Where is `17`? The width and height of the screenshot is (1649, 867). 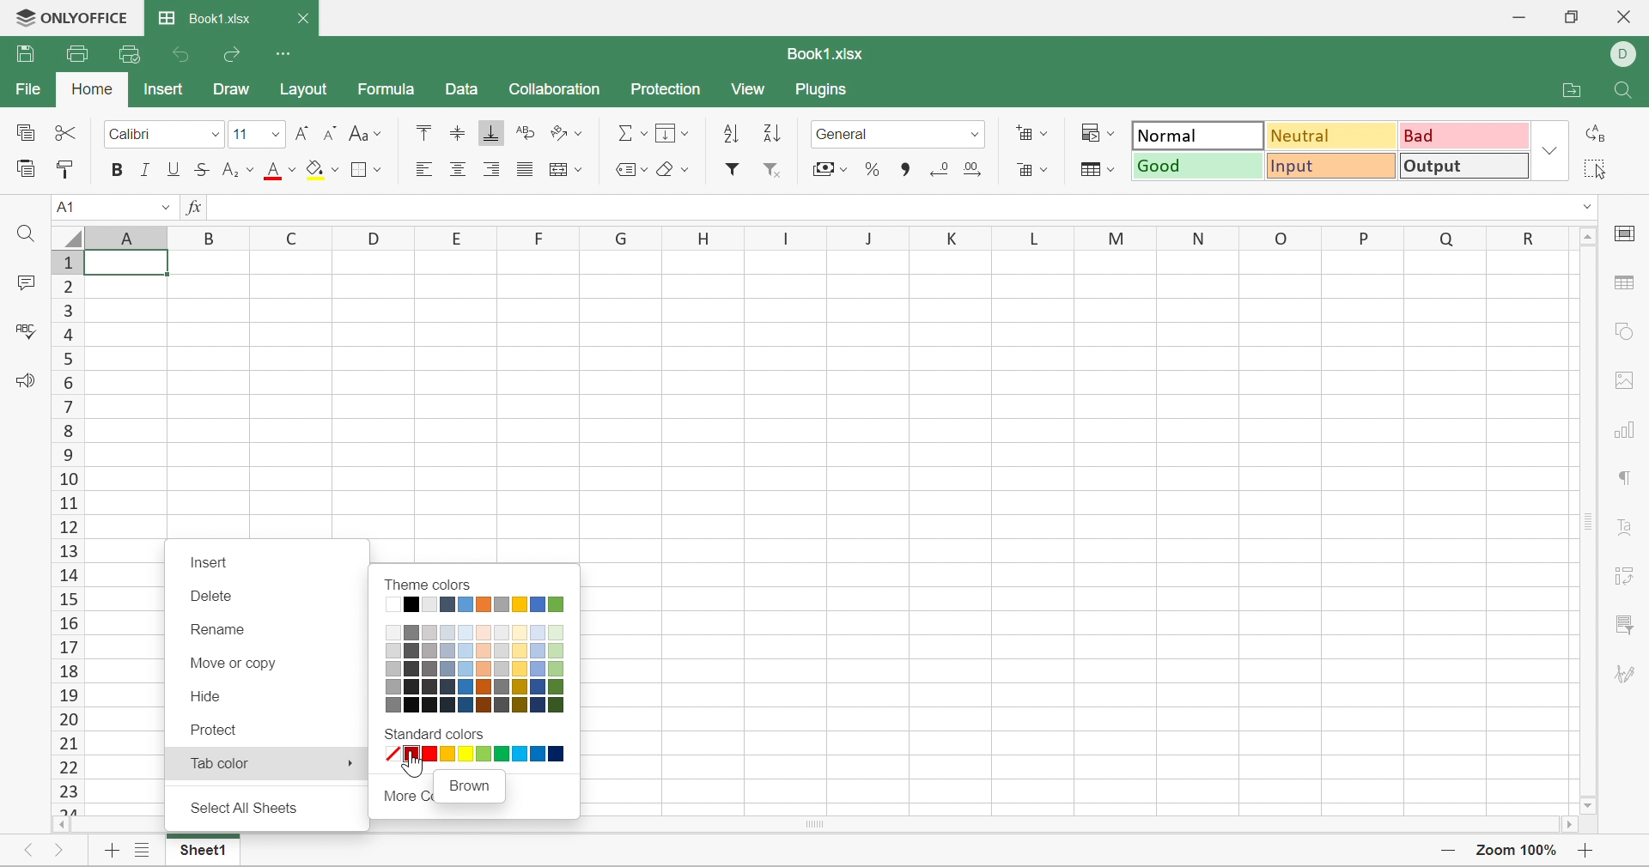 17 is located at coordinates (64, 646).